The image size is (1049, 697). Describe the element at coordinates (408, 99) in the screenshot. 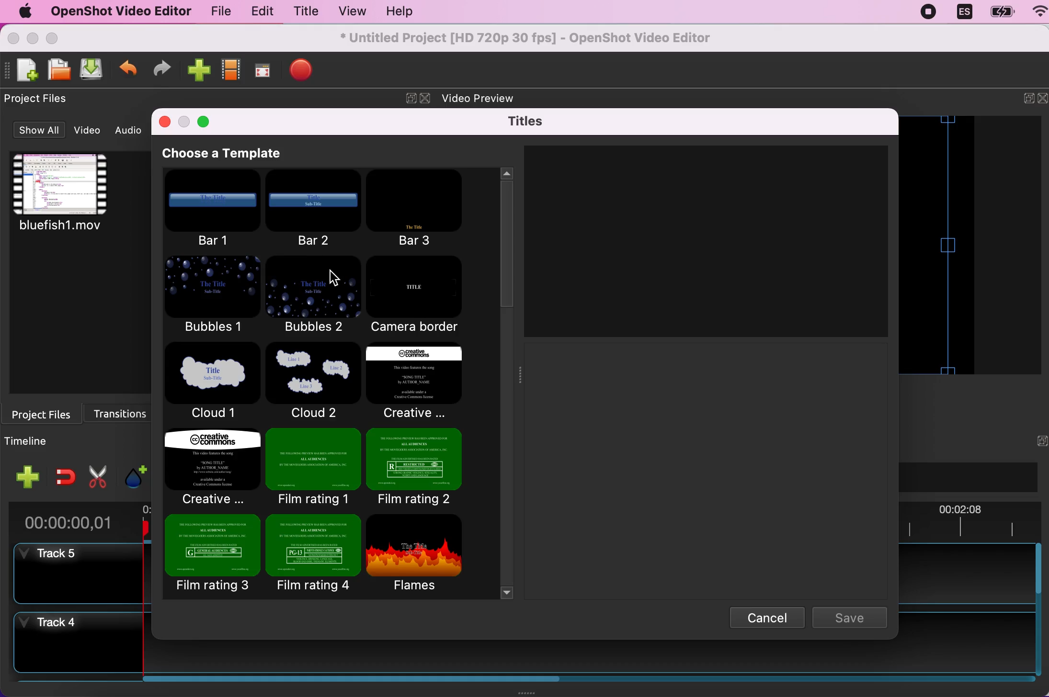

I see `expand/hide` at that location.